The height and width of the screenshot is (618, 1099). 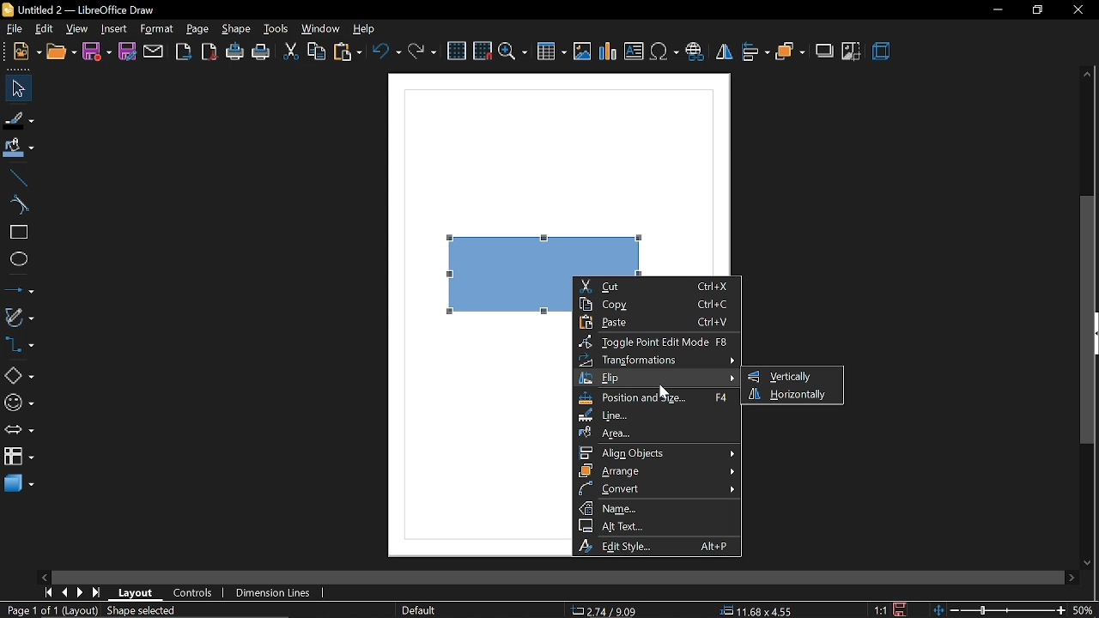 What do you see at coordinates (658, 303) in the screenshot?
I see `copy` at bounding box center [658, 303].